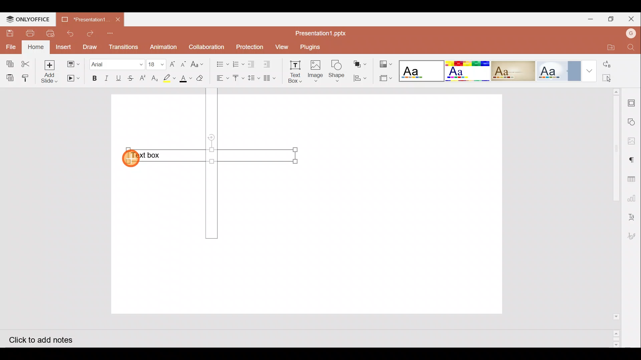 This screenshot has width=641, height=360. What do you see at coordinates (73, 78) in the screenshot?
I see `Start slideshow` at bounding box center [73, 78].